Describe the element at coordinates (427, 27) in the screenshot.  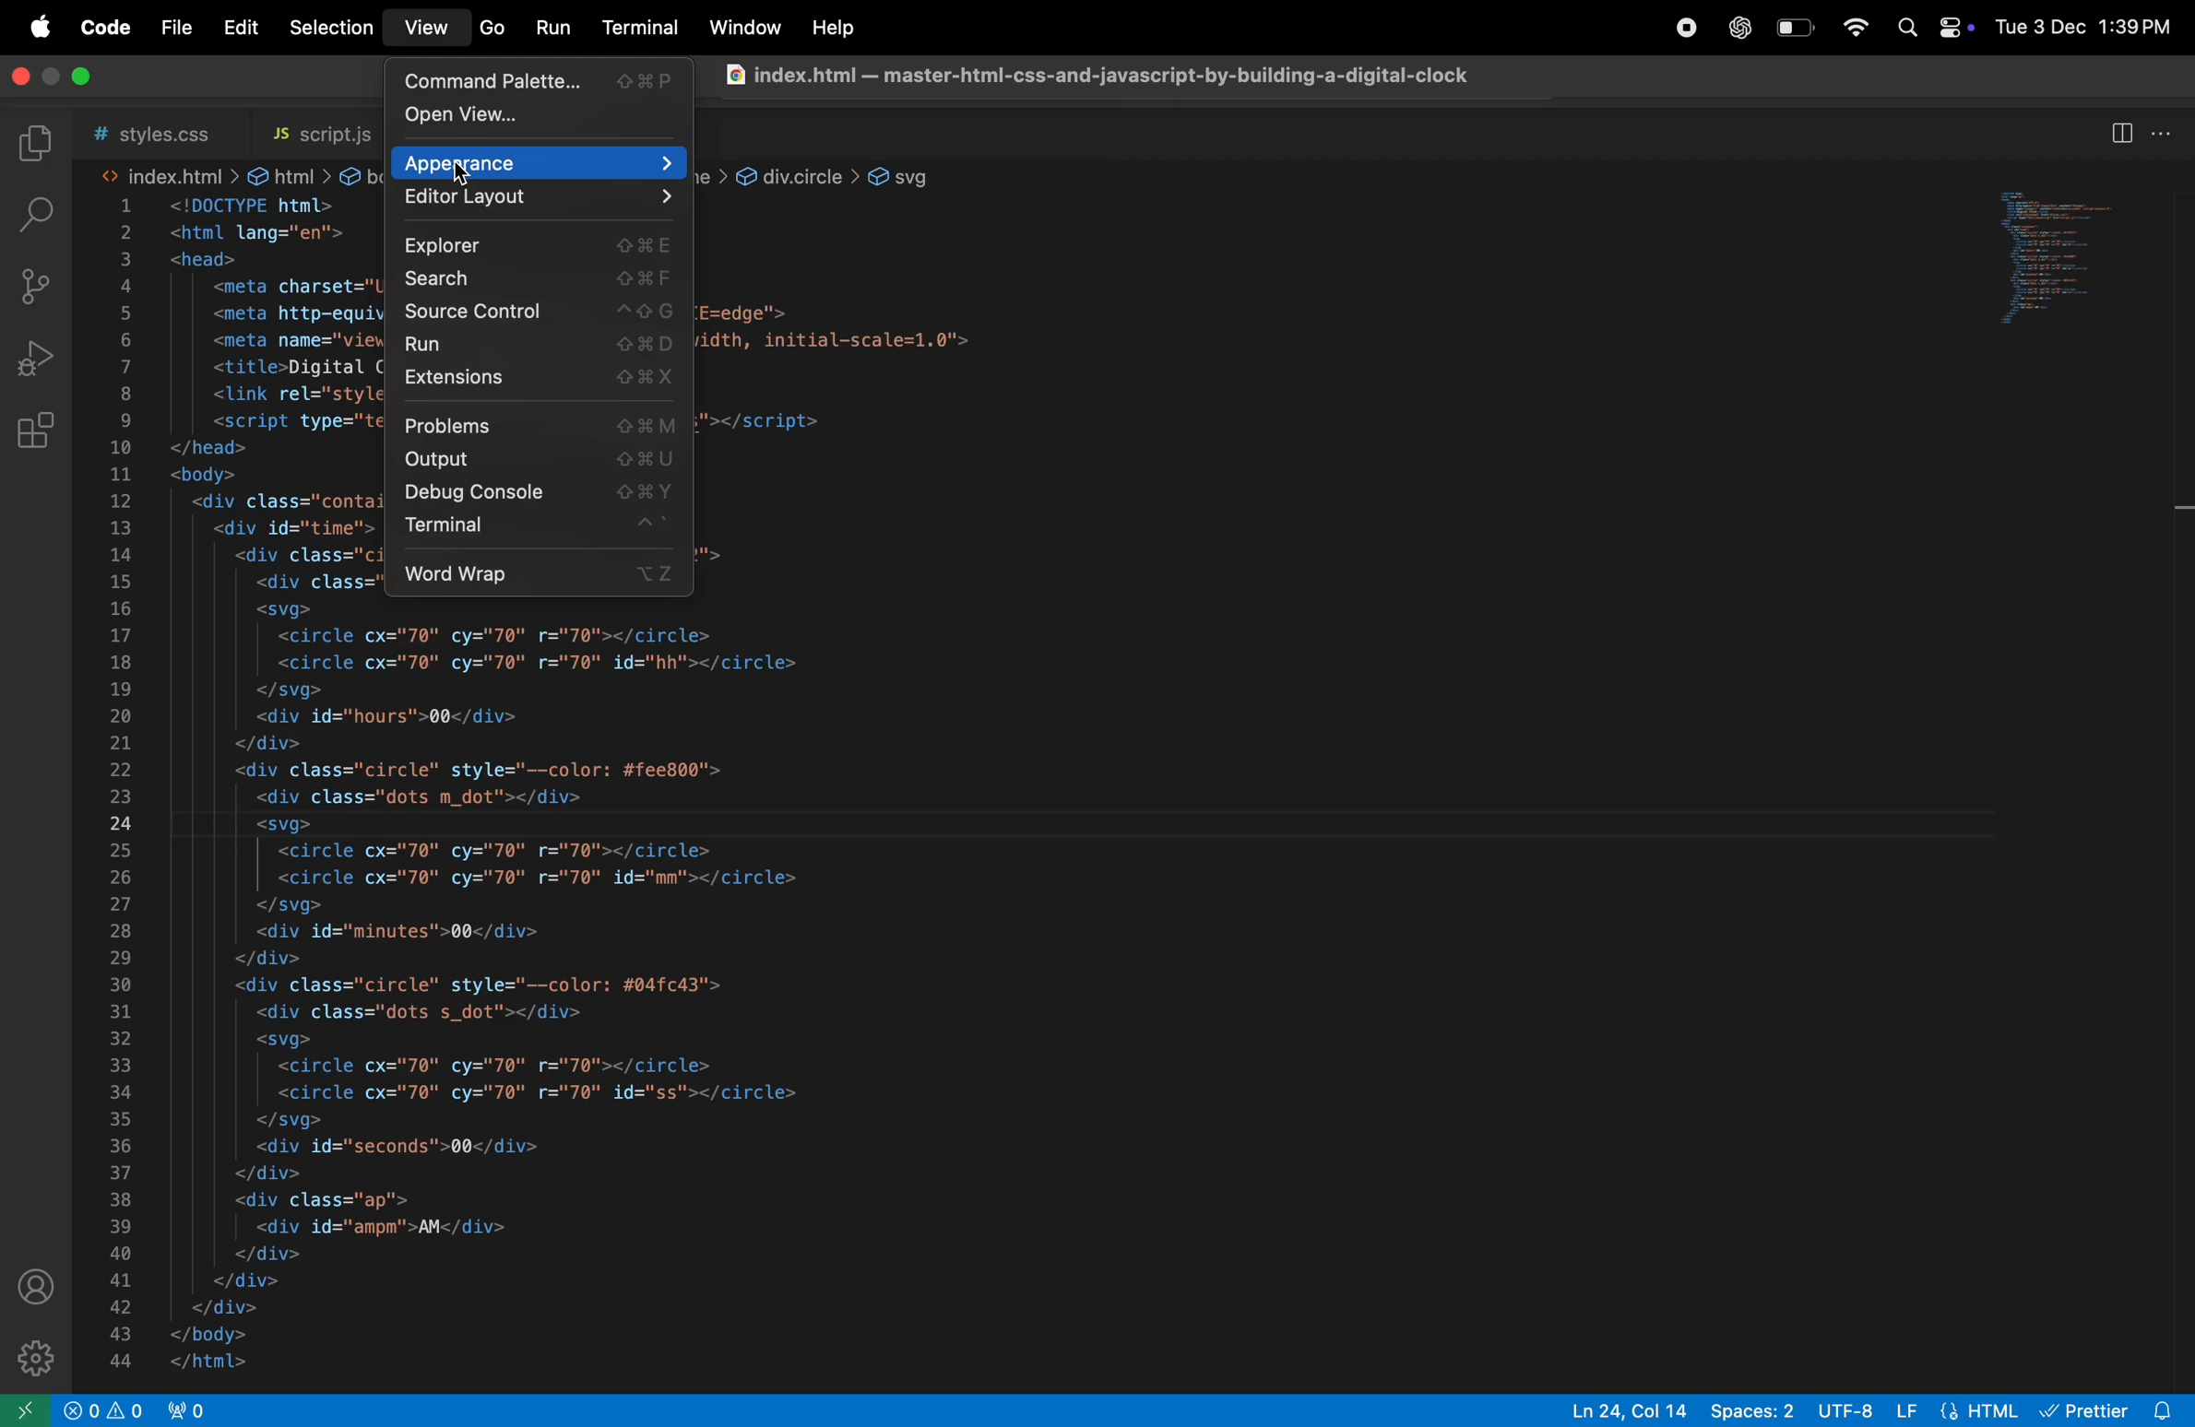
I see `view` at that location.